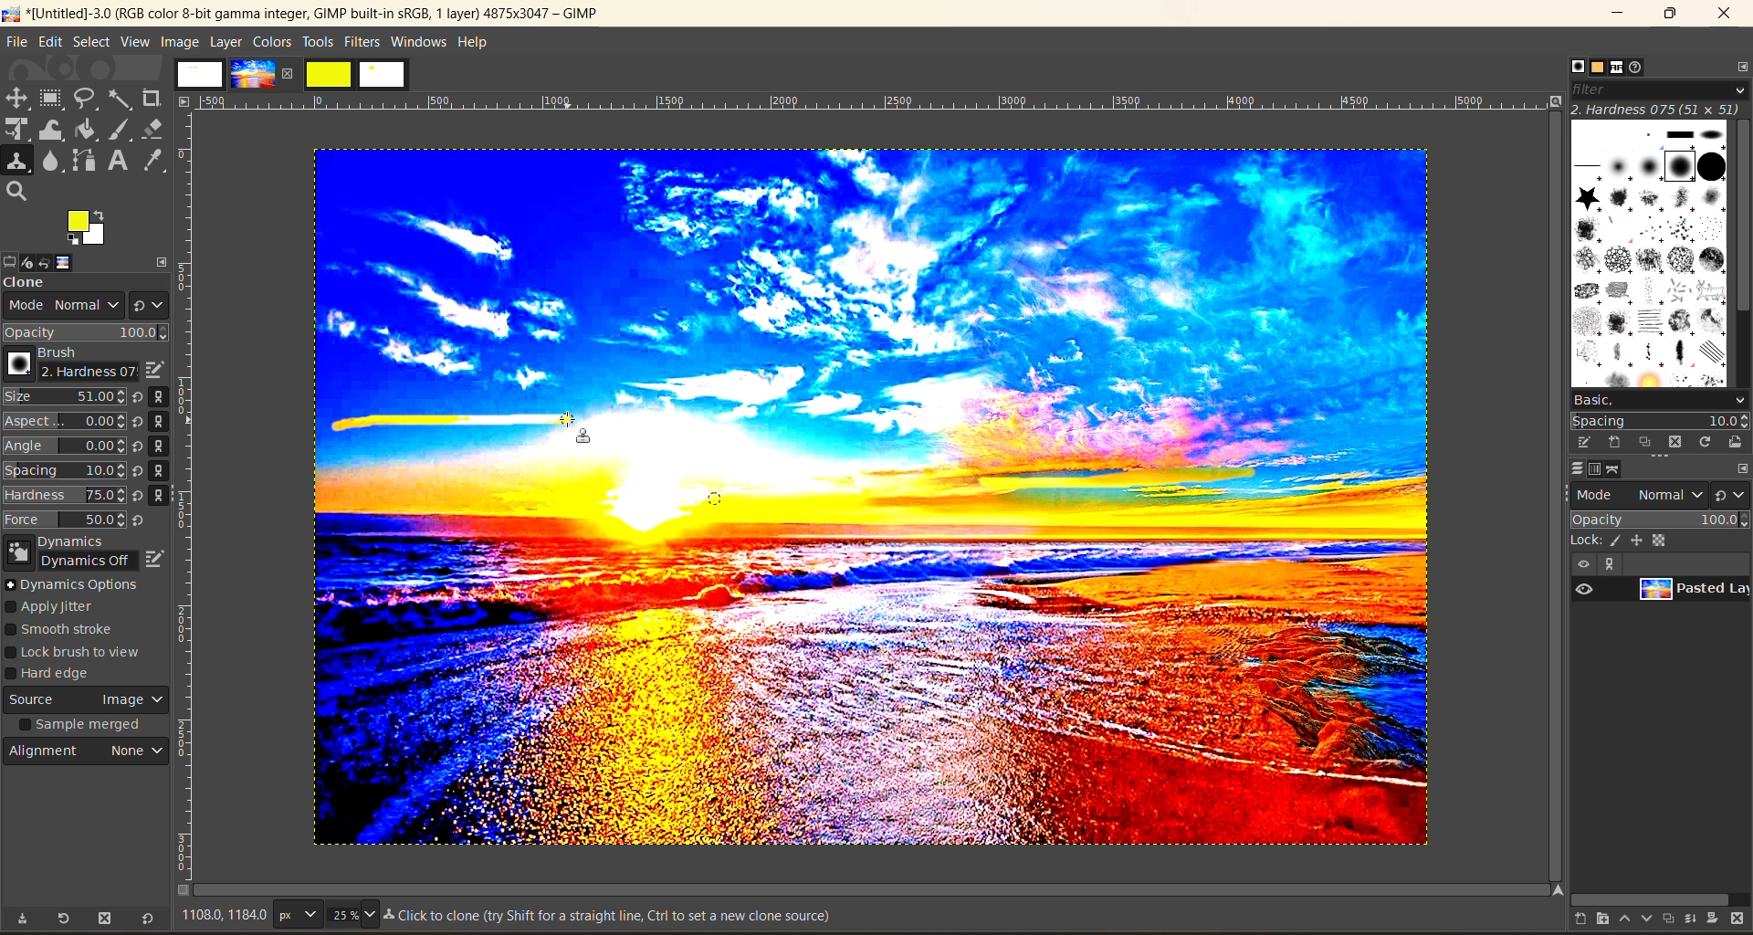 Image resolution: width=1753 pixels, height=935 pixels. What do you see at coordinates (89, 230) in the screenshot?
I see `active foreground and background color` at bounding box center [89, 230].